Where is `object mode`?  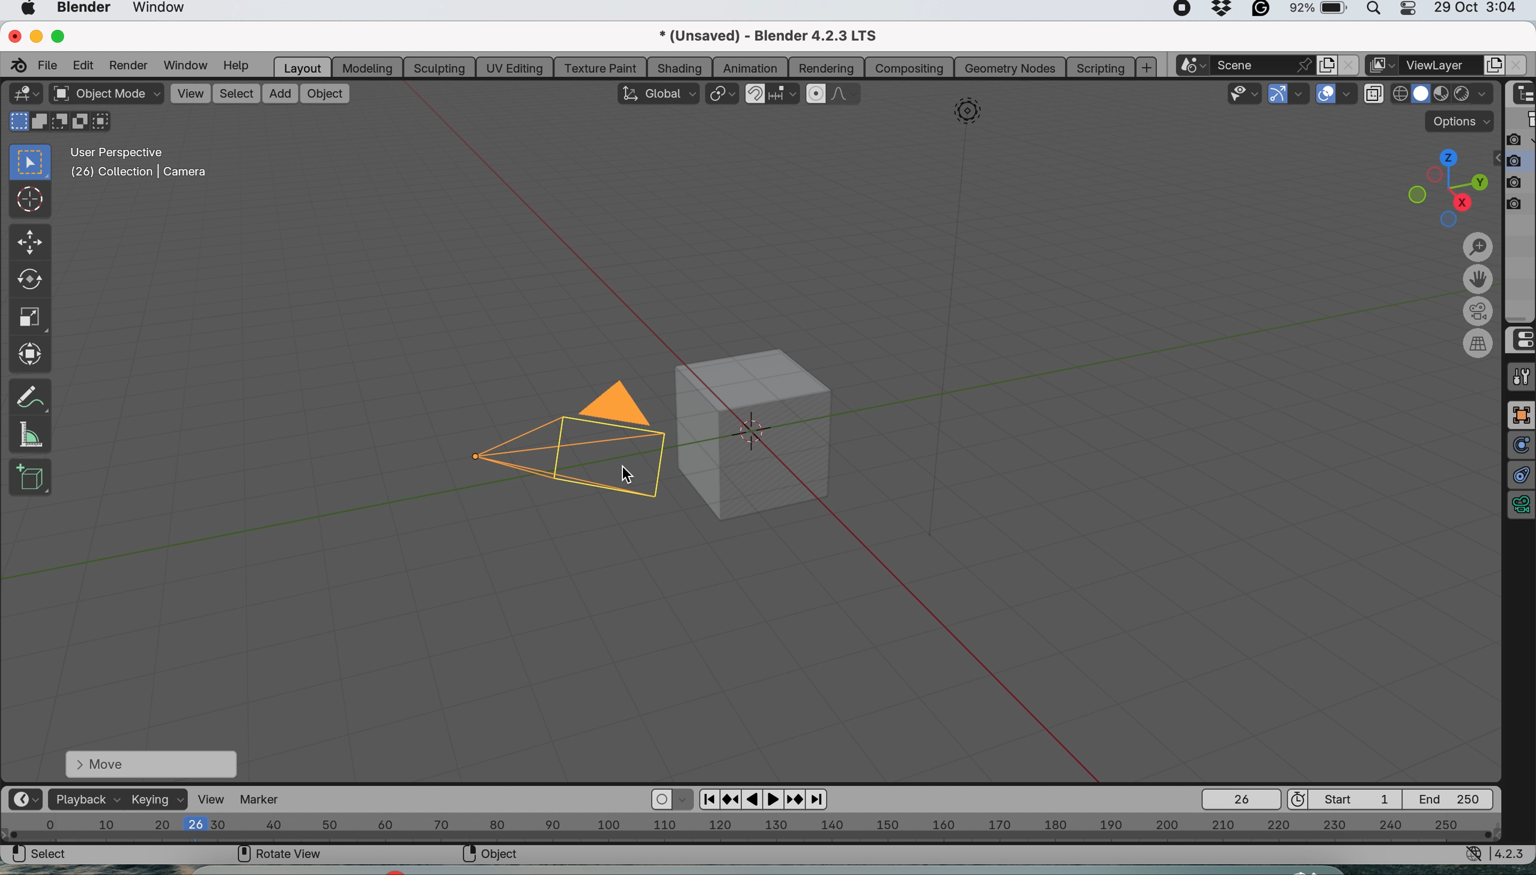 object mode is located at coordinates (105, 95).